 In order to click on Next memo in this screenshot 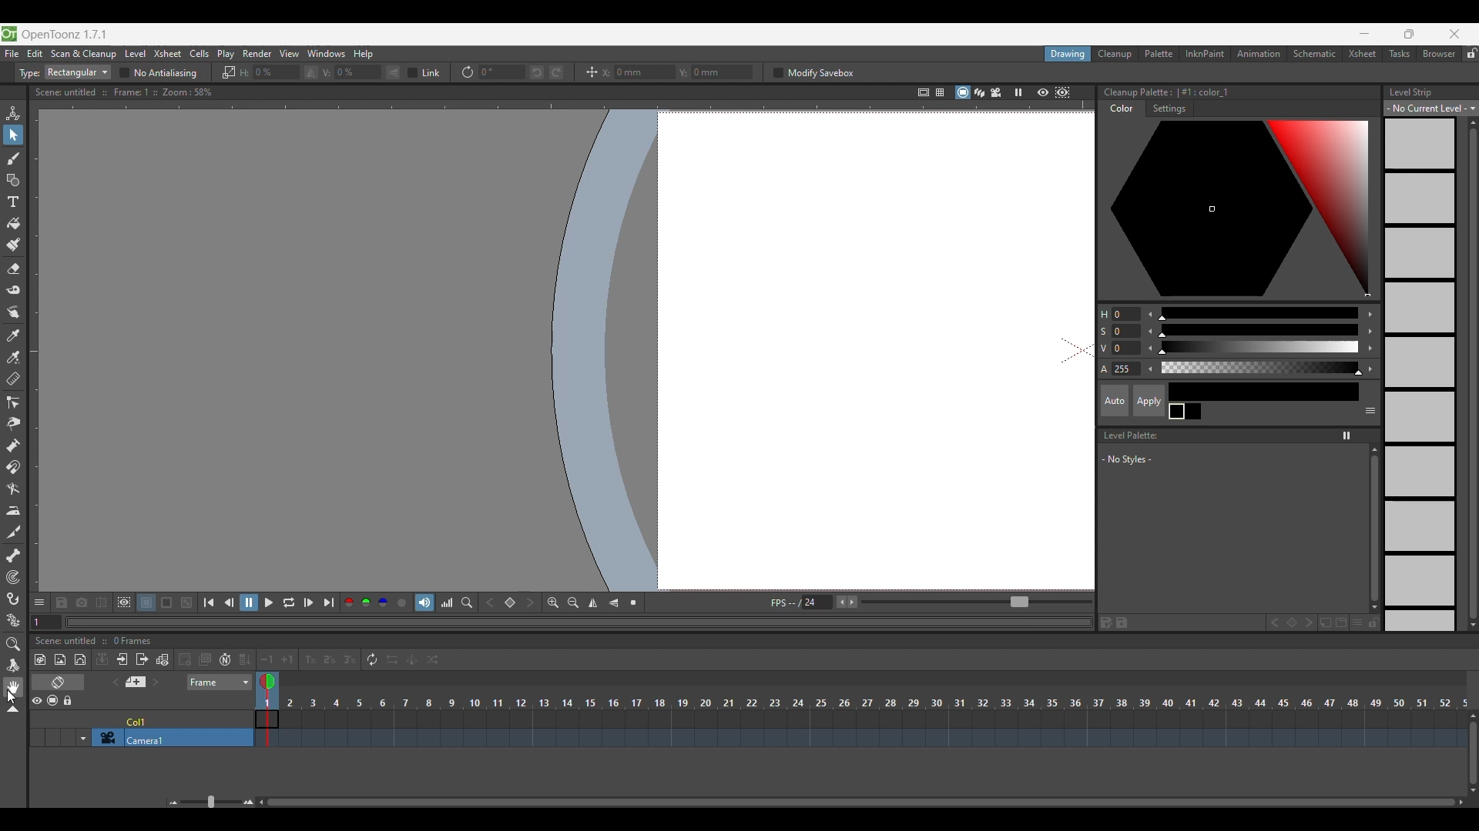, I will do `click(155, 682)`.